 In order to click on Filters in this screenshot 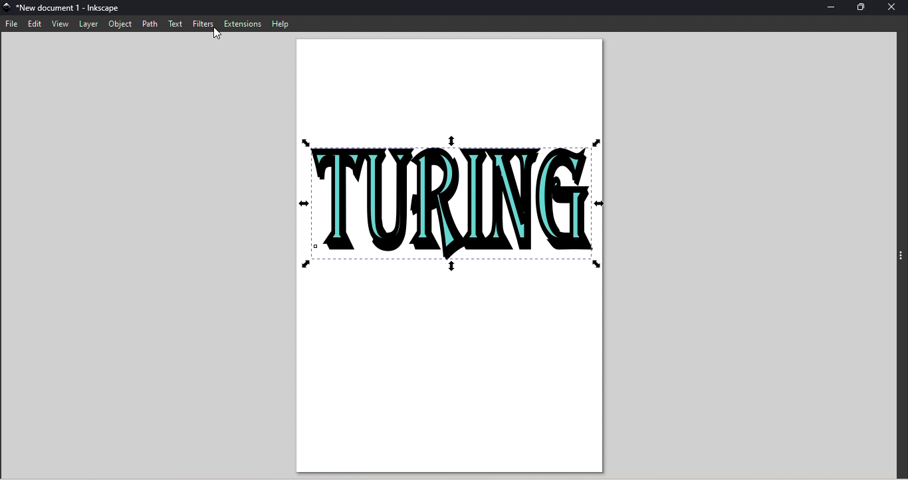, I will do `click(201, 24)`.